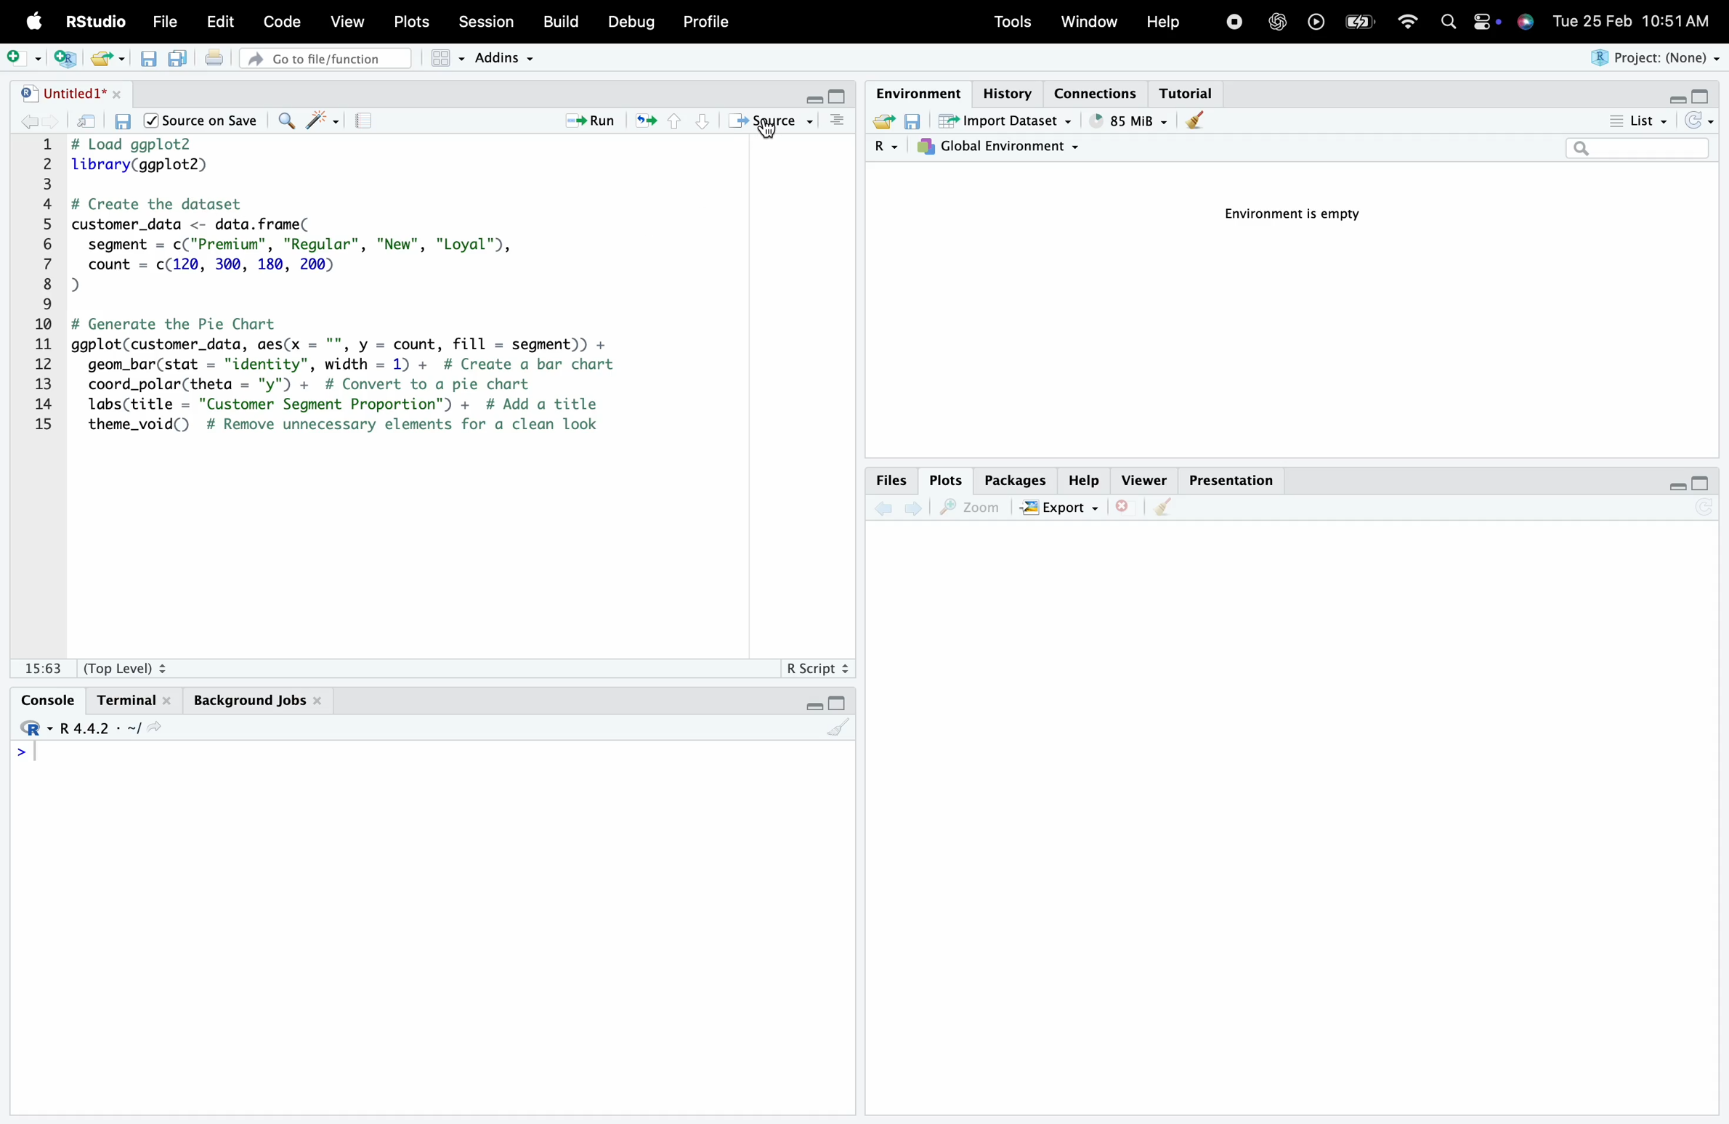 This screenshot has width=1729, height=1124. Describe the element at coordinates (1279, 28) in the screenshot. I see `open AI` at that location.